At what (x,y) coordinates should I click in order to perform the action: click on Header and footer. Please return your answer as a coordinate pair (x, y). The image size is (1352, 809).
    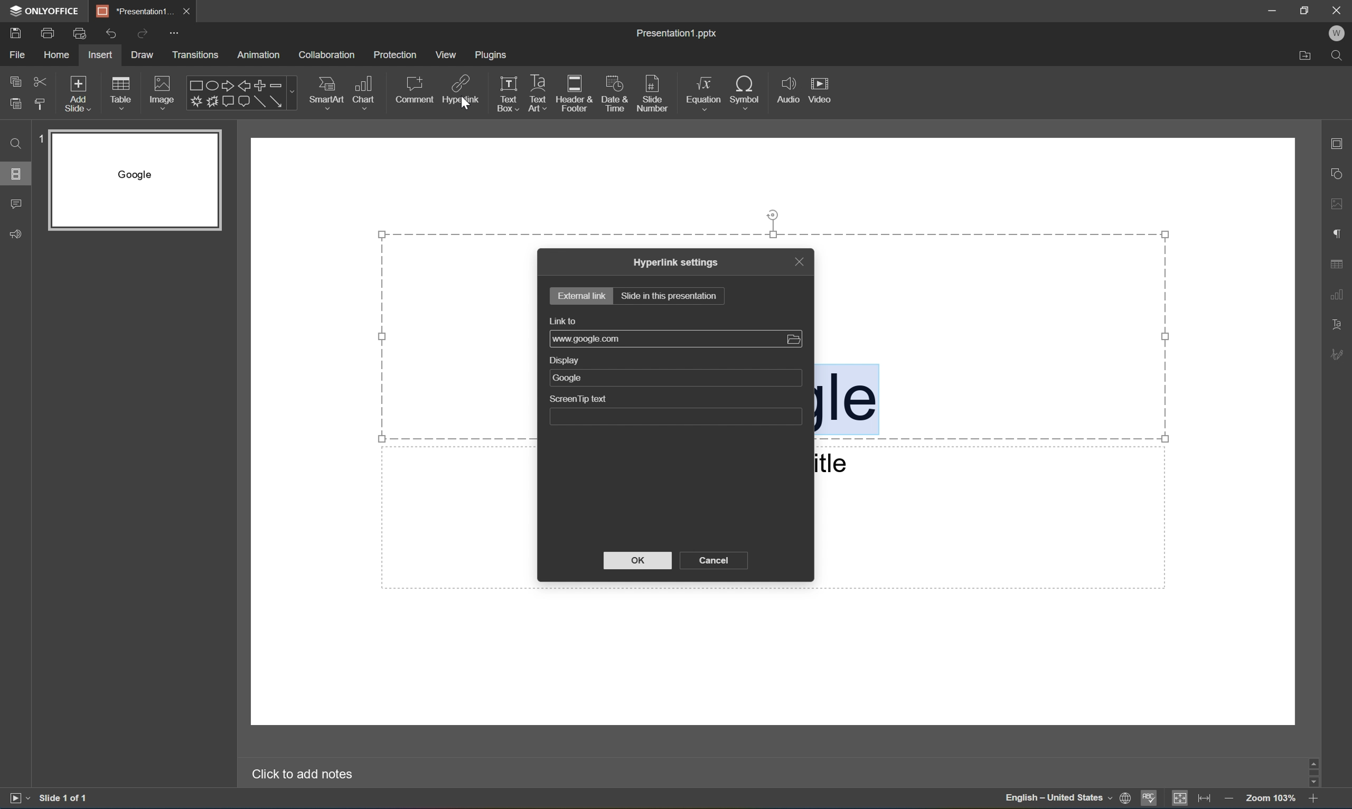
    Looking at the image, I should click on (576, 92).